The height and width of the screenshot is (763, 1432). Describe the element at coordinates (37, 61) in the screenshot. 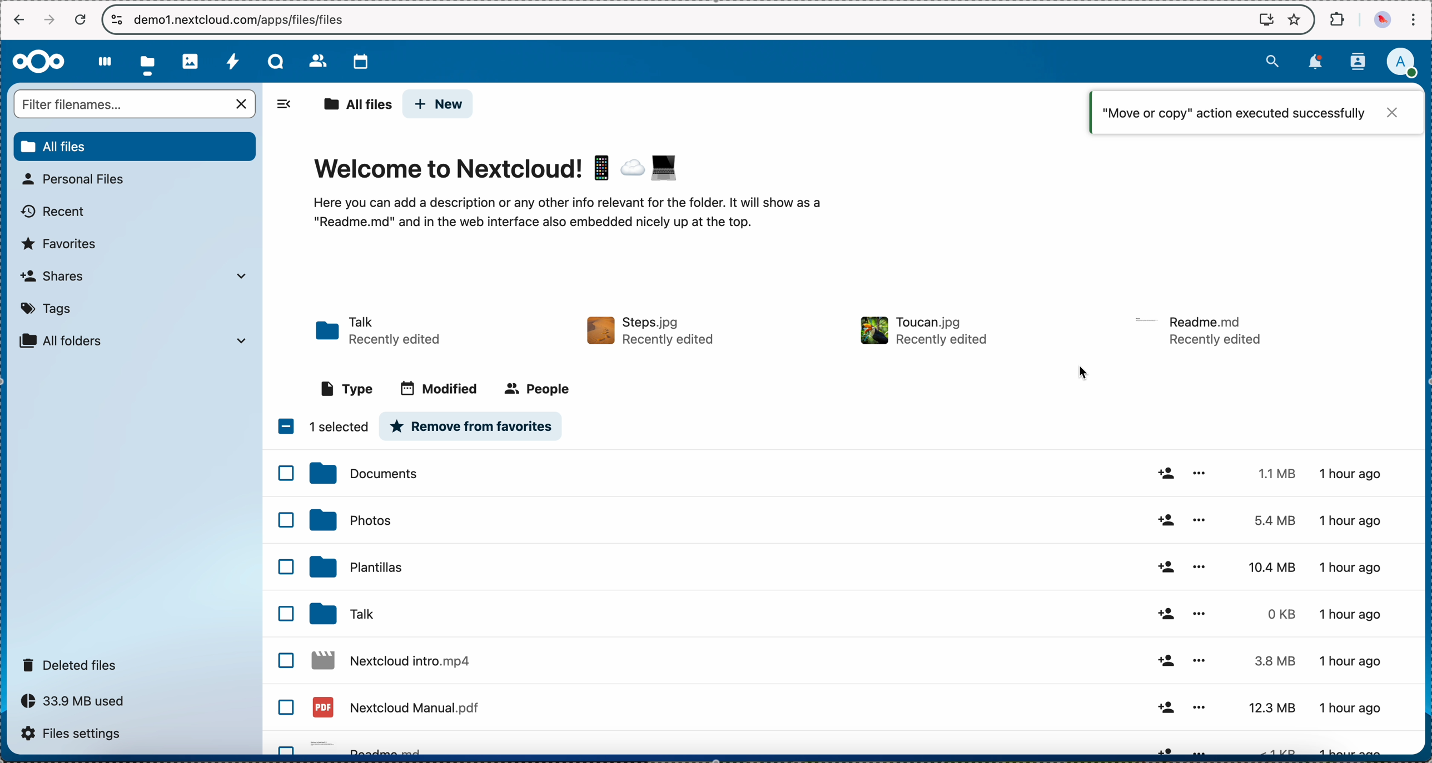

I see `Nextcloud logo` at that location.